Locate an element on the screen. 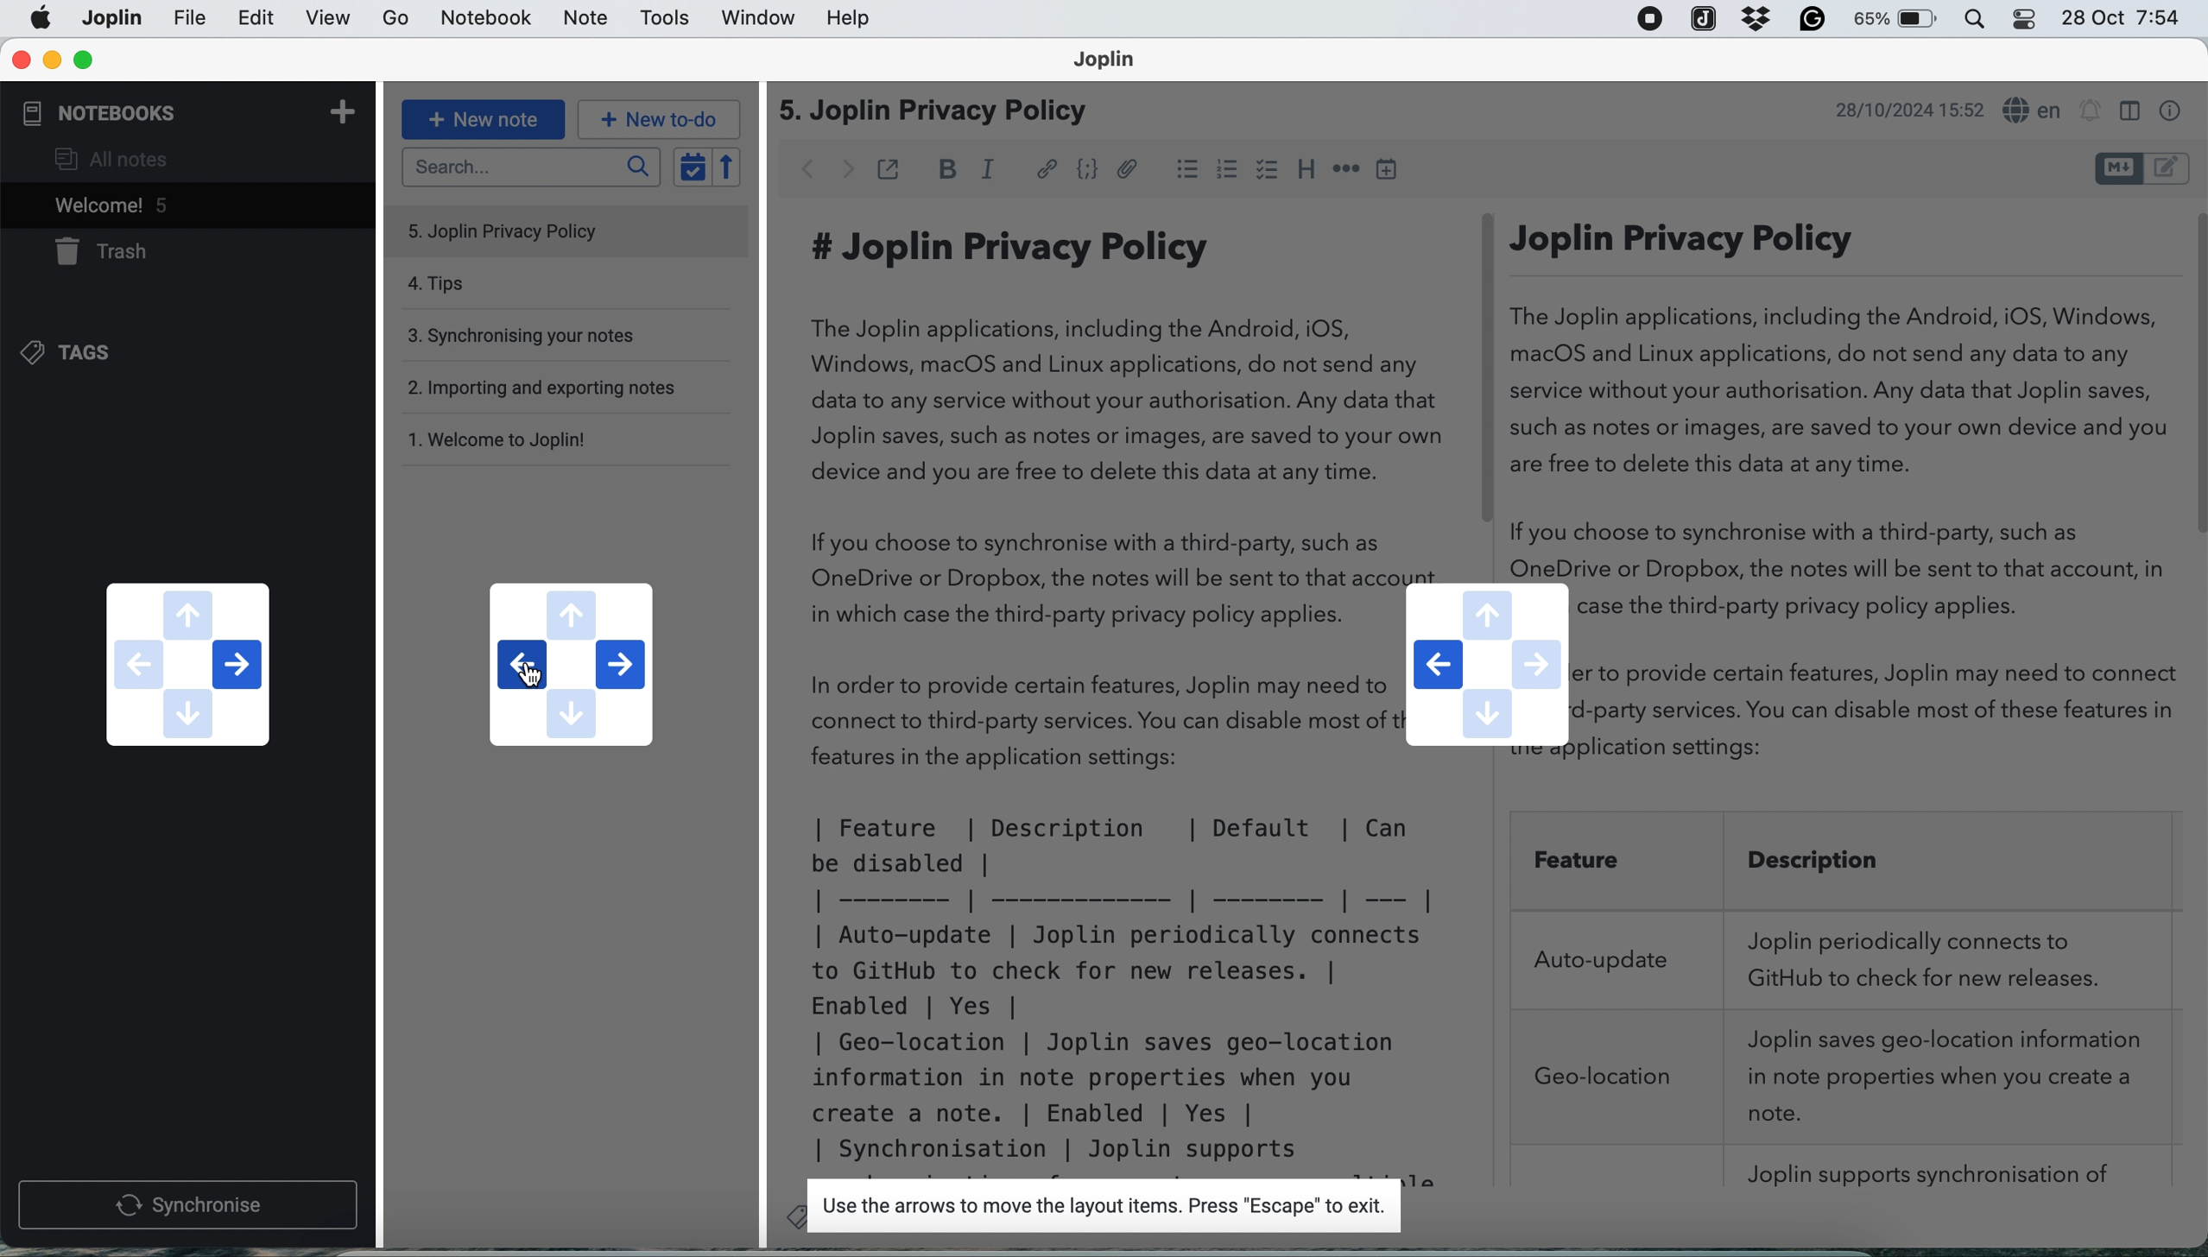 The width and height of the screenshot is (2208, 1257). navigation buttons is located at coordinates (570, 668).